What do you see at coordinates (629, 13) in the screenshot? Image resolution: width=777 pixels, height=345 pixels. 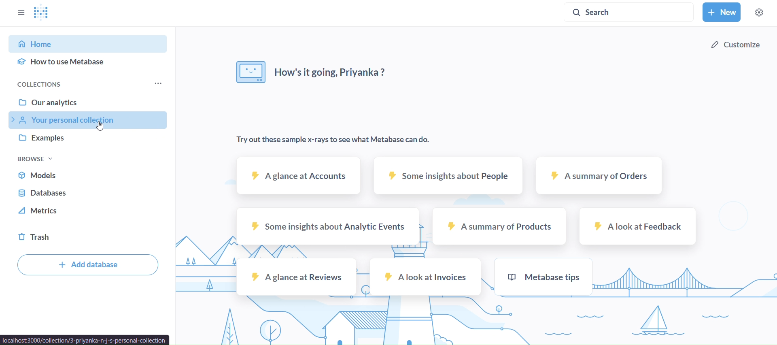 I see `search ` at bounding box center [629, 13].